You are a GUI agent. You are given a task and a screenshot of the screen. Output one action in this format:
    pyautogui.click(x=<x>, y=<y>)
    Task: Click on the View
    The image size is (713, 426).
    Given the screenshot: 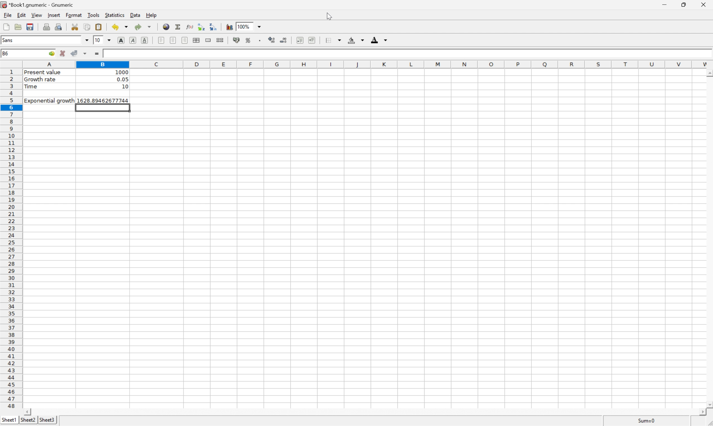 What is the action you would take?
    pyautogui.click(x=37, y=15)
    